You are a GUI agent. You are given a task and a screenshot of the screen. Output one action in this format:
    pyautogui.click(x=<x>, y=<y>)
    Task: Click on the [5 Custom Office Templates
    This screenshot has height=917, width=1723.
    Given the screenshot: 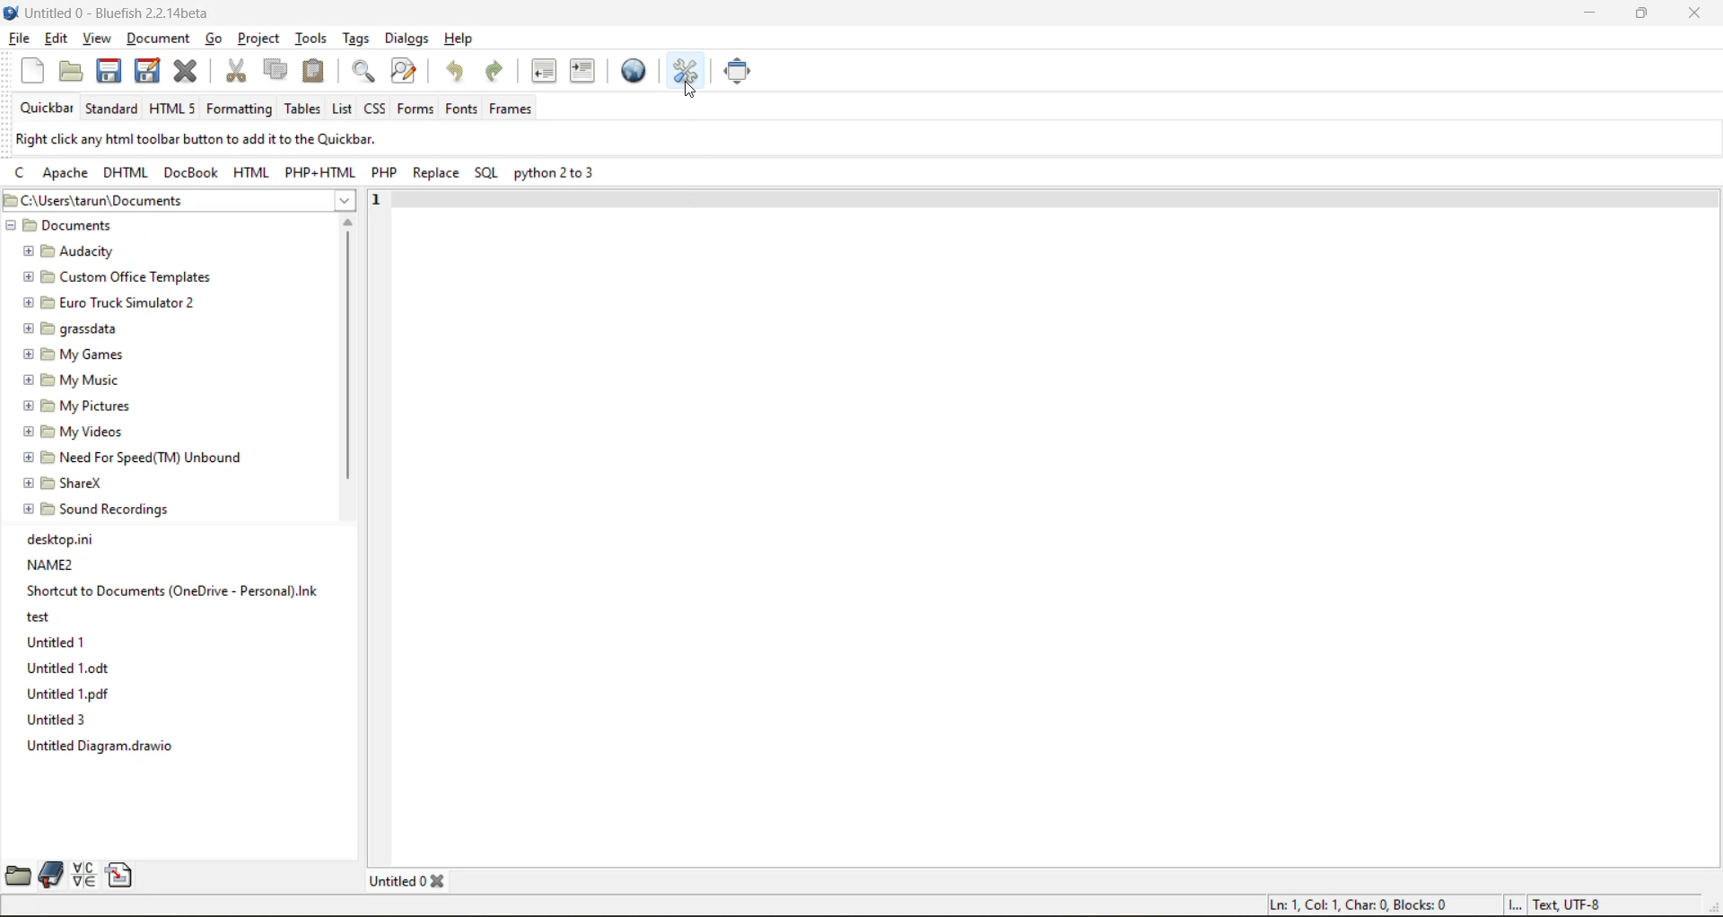 What is the action you would take?
    pyautogui.click(x=114, y=275)
    